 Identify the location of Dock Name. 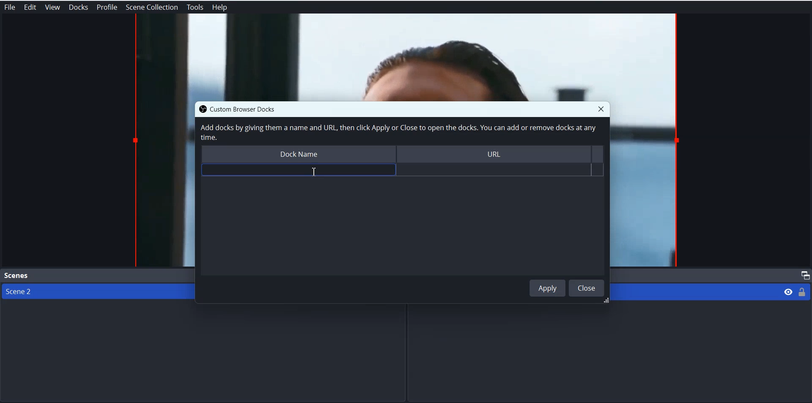
(297, 155).